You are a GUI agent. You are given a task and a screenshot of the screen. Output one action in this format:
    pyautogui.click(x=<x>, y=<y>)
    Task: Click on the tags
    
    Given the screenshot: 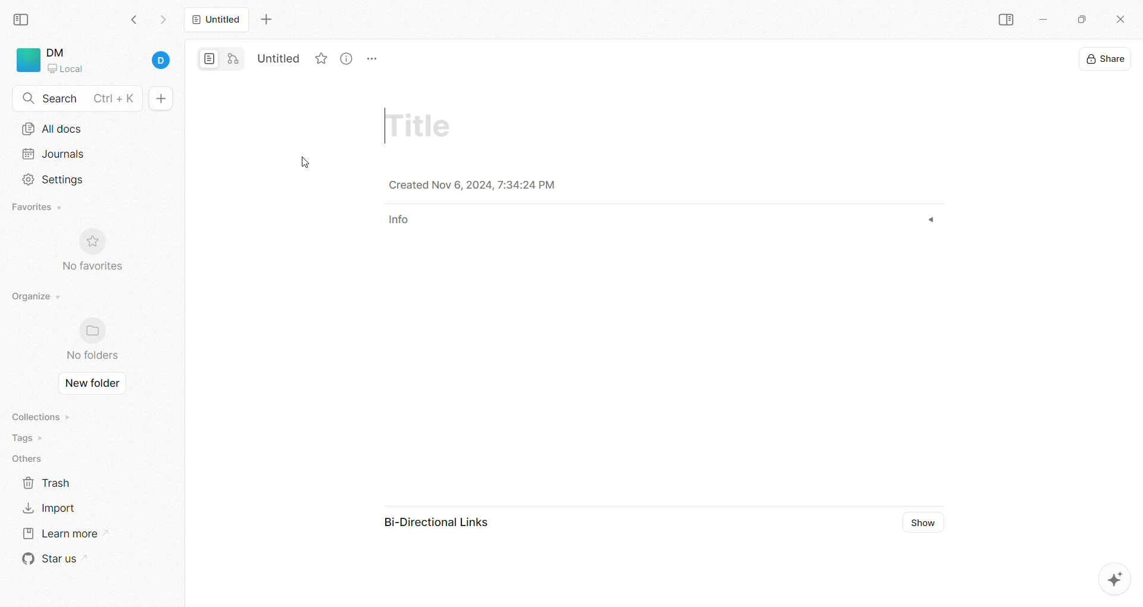 What is the action you would take?
    pyautogui.click(x=24, y=438)
    